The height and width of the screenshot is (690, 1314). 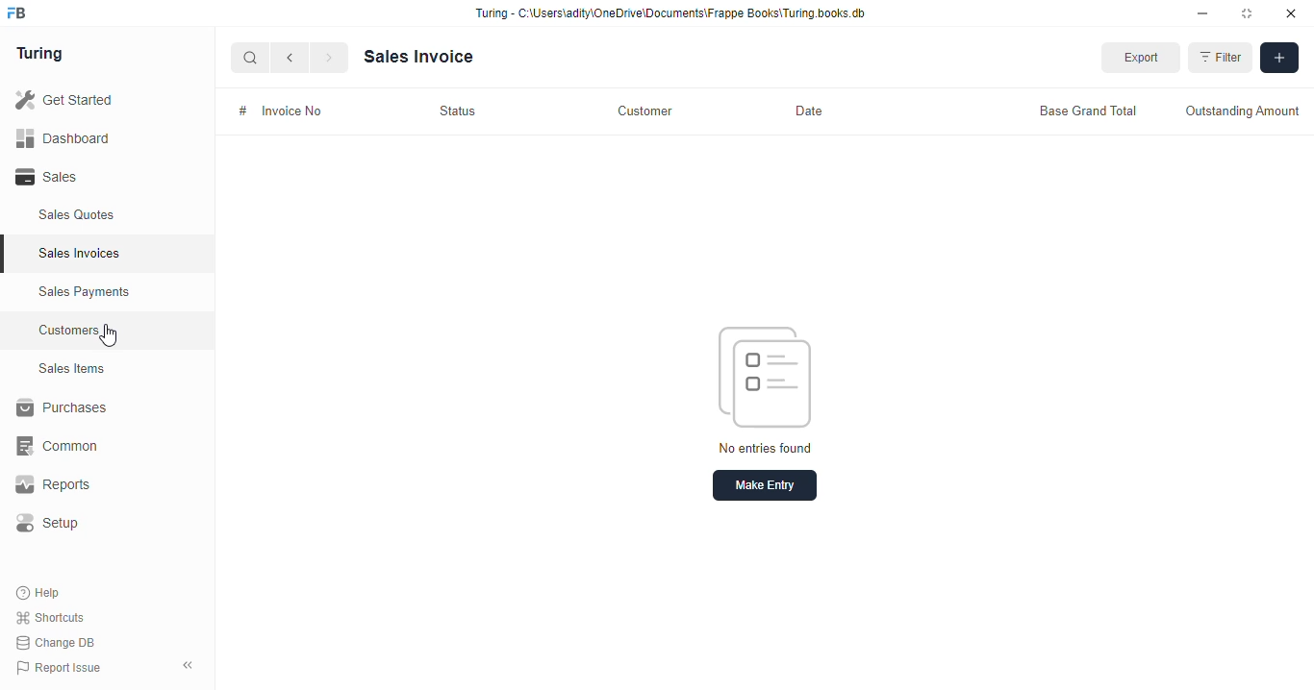 What do you see at coordinates (60, 642) in the screenshot?
I see `Change DB` at bounding box center [60, 642].